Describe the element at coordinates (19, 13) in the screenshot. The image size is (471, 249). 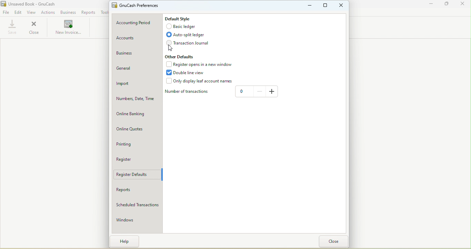
I see `Edit` at that location.